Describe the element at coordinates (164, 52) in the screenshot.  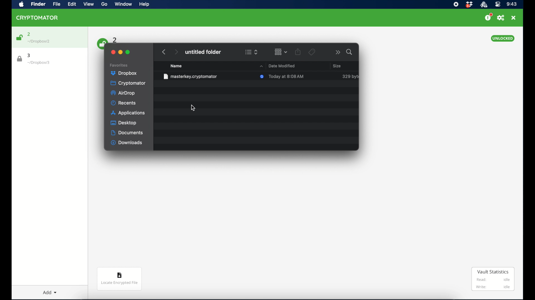
I see `previous` at that location.